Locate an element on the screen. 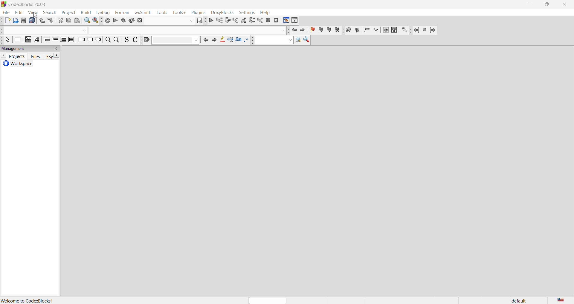  next bookmark is located at coordinates (330, 30).